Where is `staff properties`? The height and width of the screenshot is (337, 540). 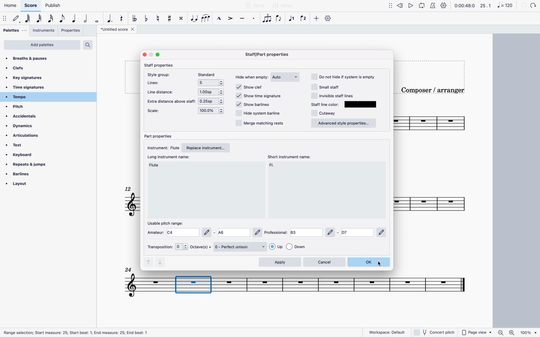 staff properties is located at coordinates (161, 65).